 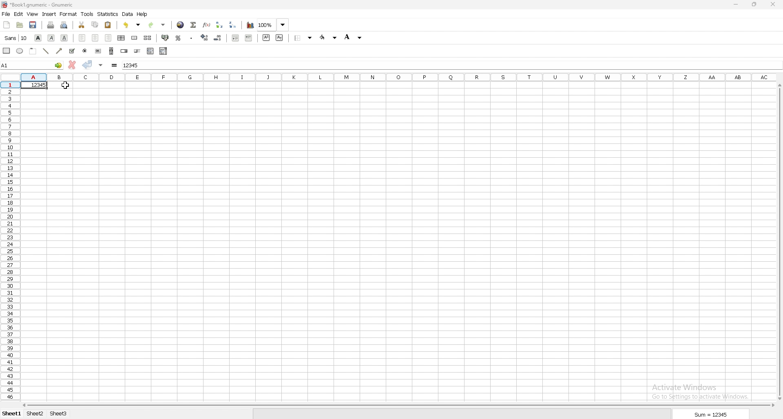 What do you see at coordinates (773, 4) in the screenshot?
I see `close` at bounding box center [773, 4].